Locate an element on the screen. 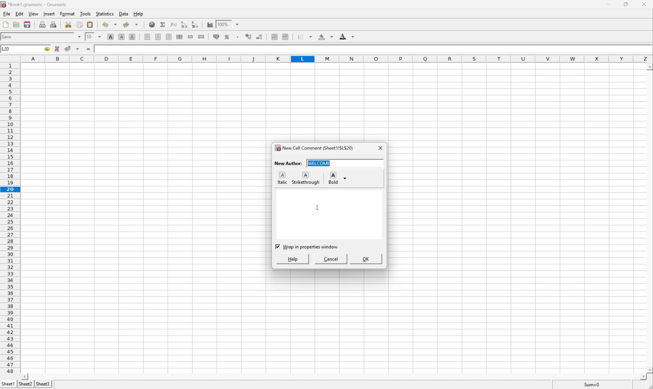 This screenshot has width=653, height=389. Sheet1 is located at coordinates (9, 384).